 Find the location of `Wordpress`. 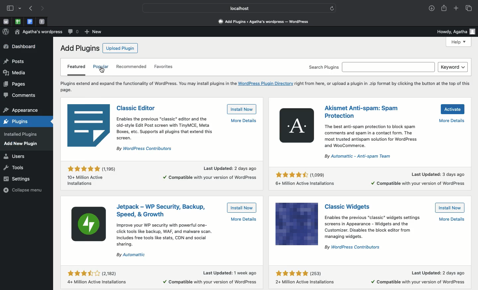

Wordpress is located at coordinates (6, 32).